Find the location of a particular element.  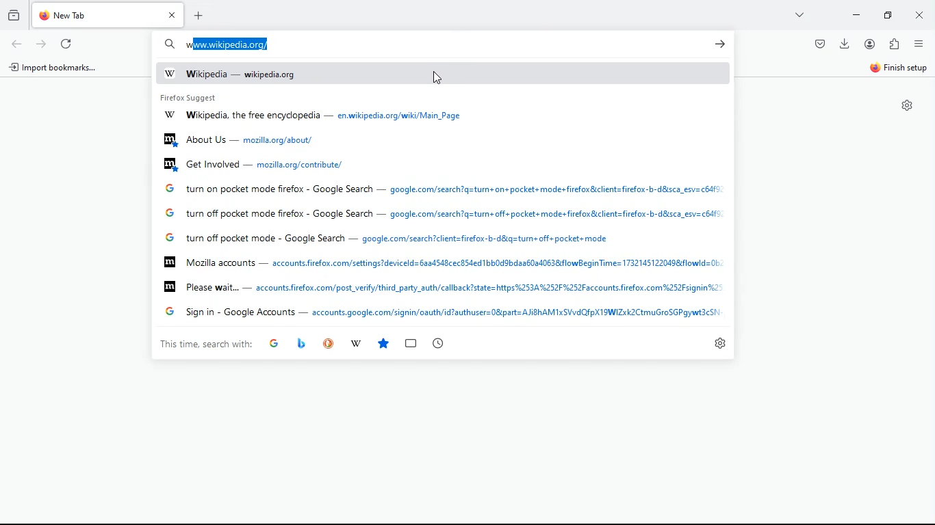

Search bar is located at coordinates (170, 44).